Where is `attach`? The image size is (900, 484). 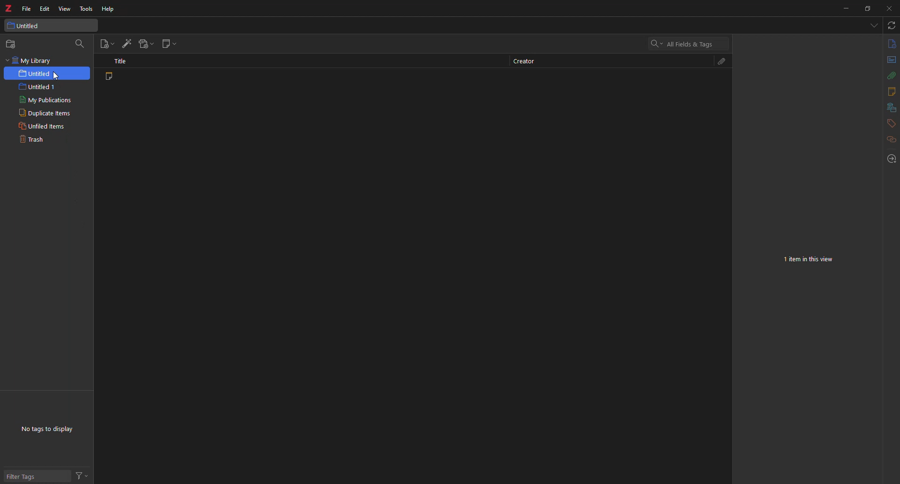 attach is located at coordinates (888, 76).